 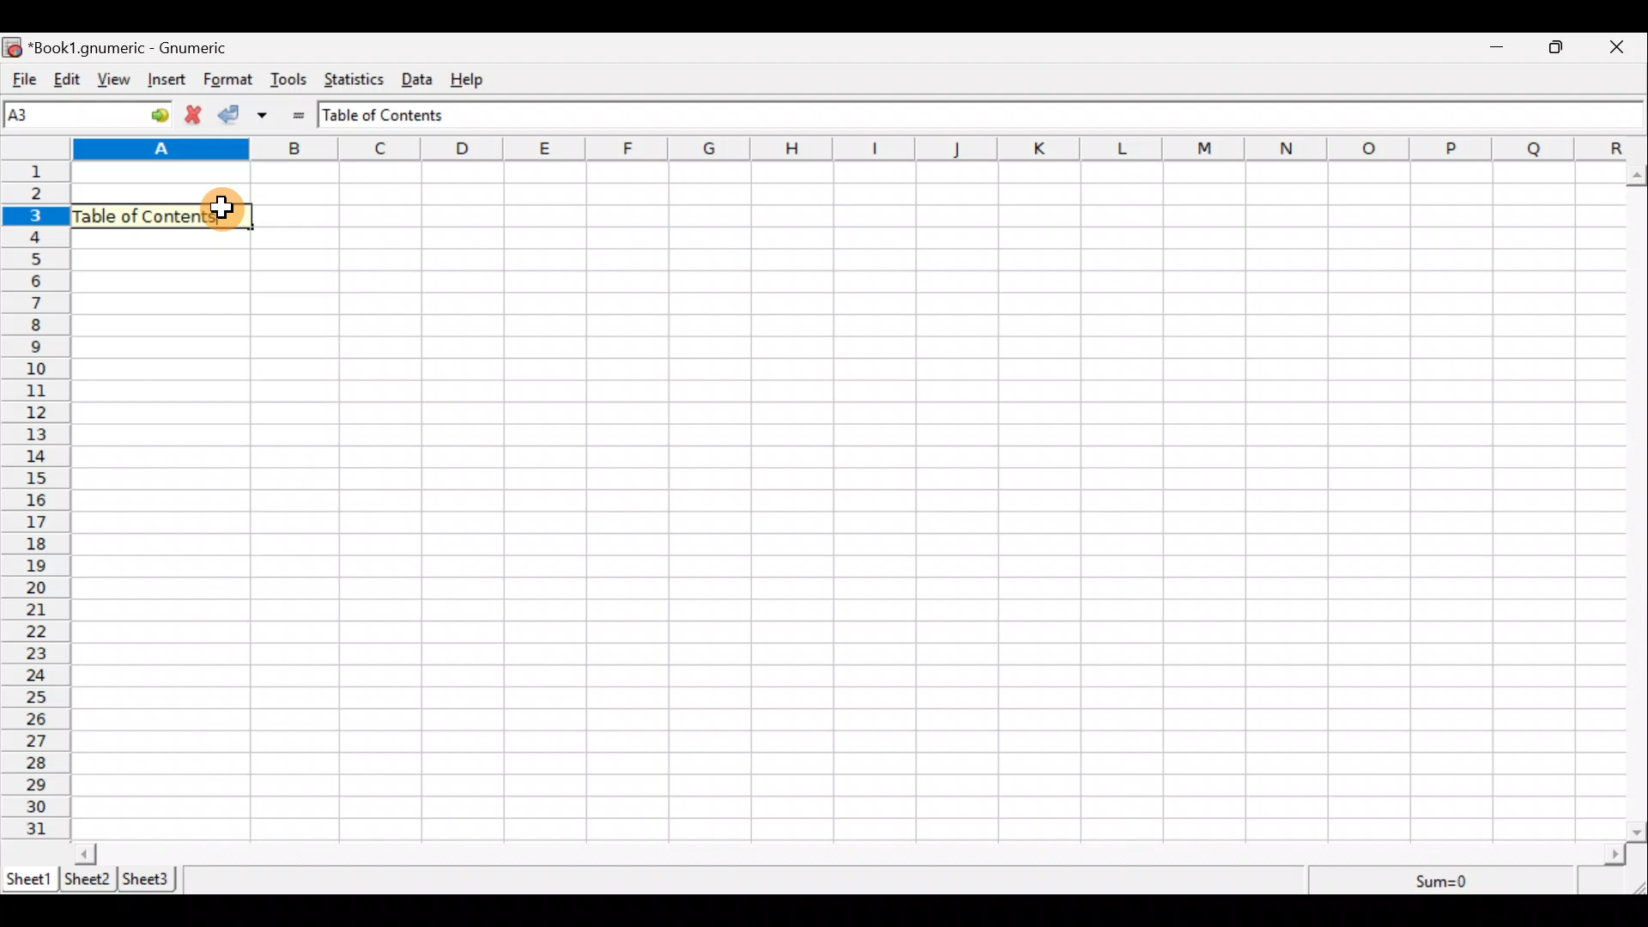 What do you see at coordinates (289, 81) in the screenshot?
I see `Tools` at bounding box center [289, 81].